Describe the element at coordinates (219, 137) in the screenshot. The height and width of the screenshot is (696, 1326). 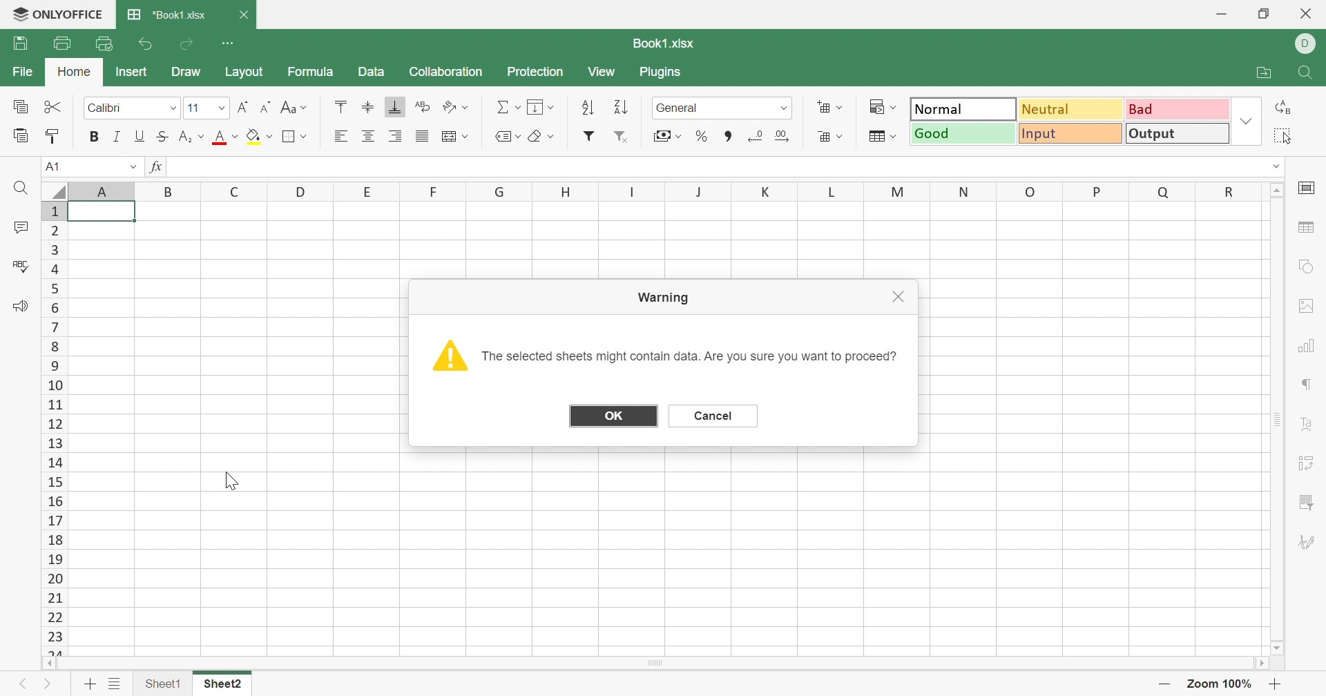
I see `font color` at that location.